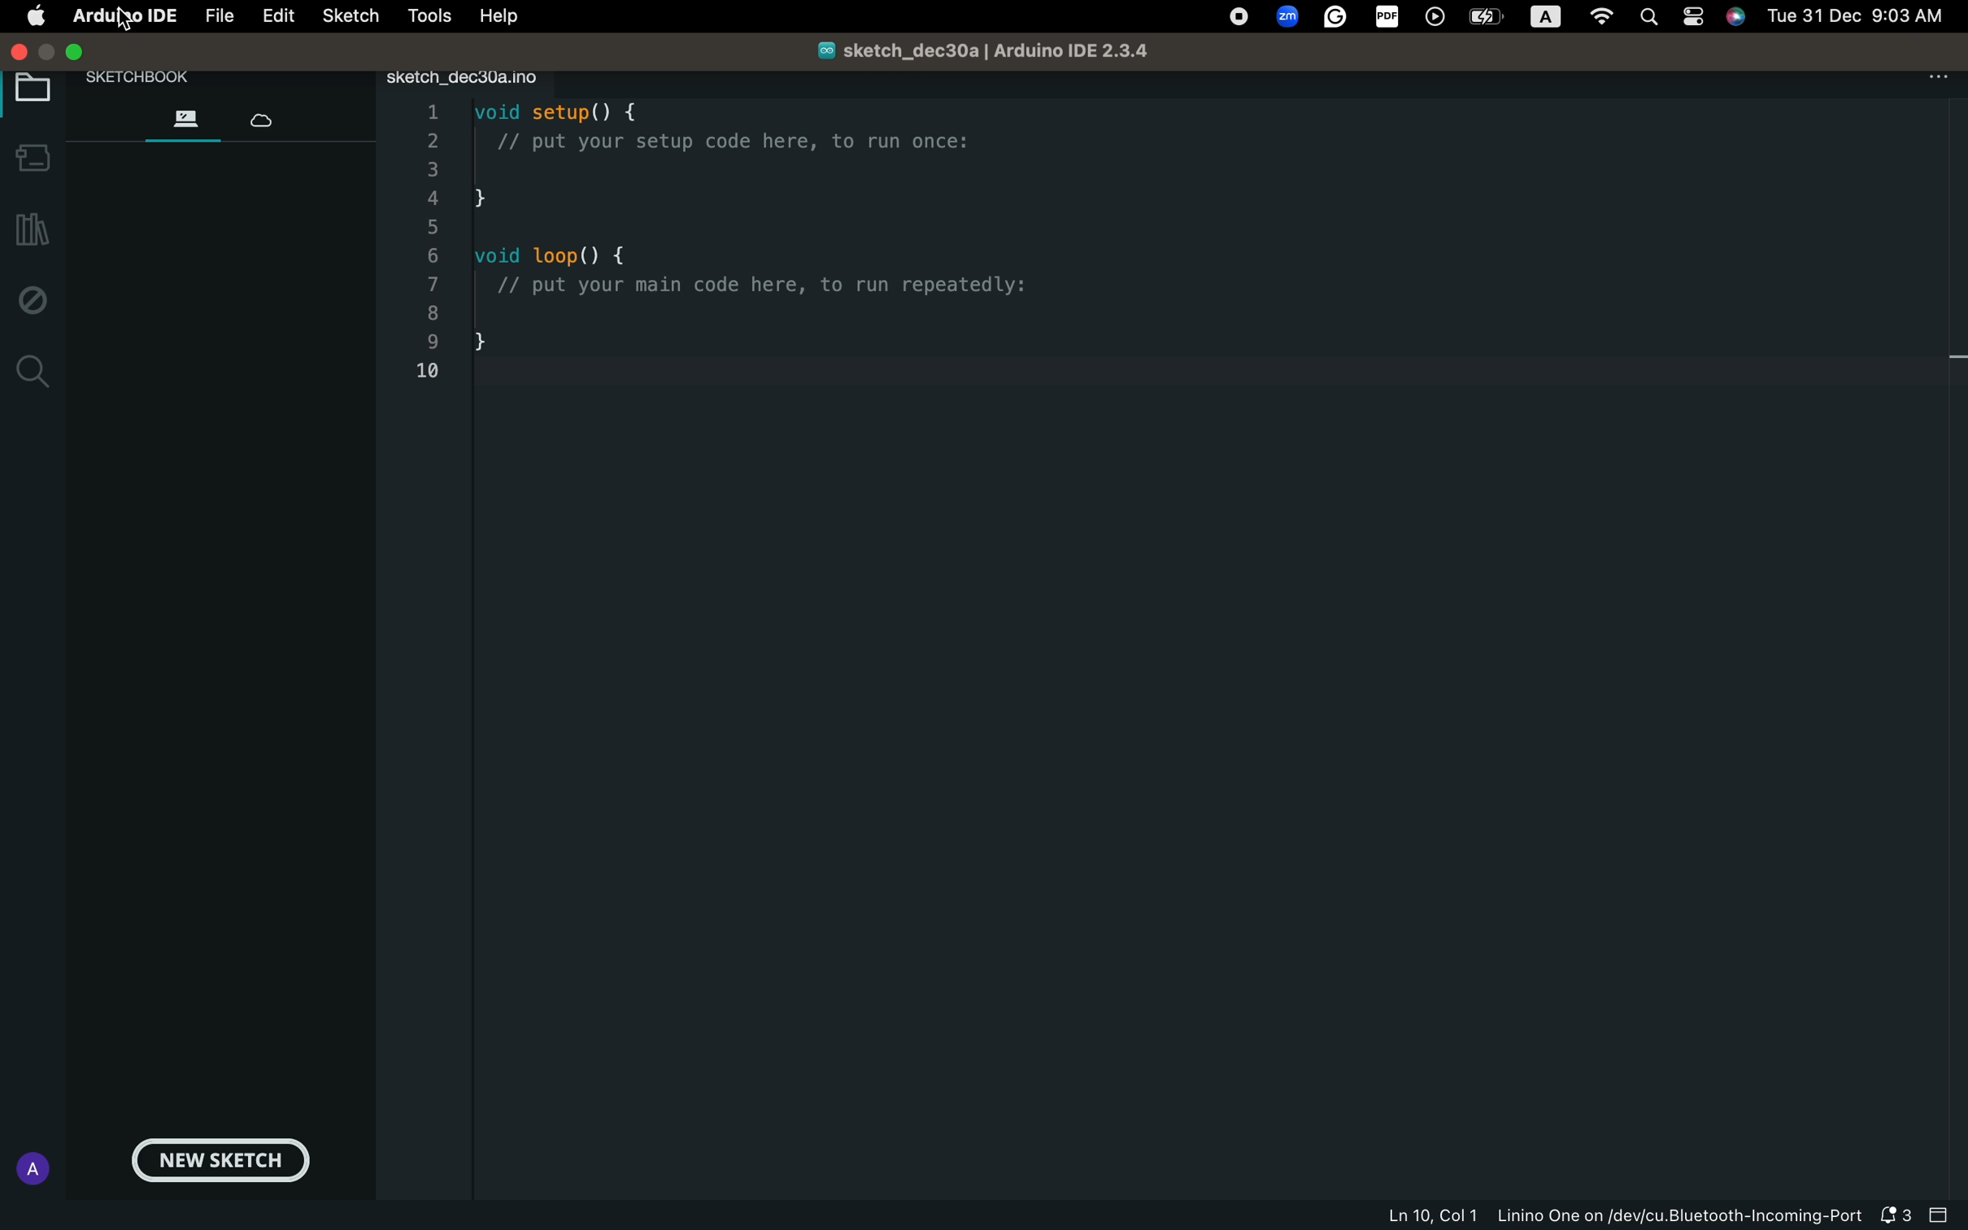 The width and height of the screenshot is (1968, 1230). I want to click on cursor, so click(132, 22).